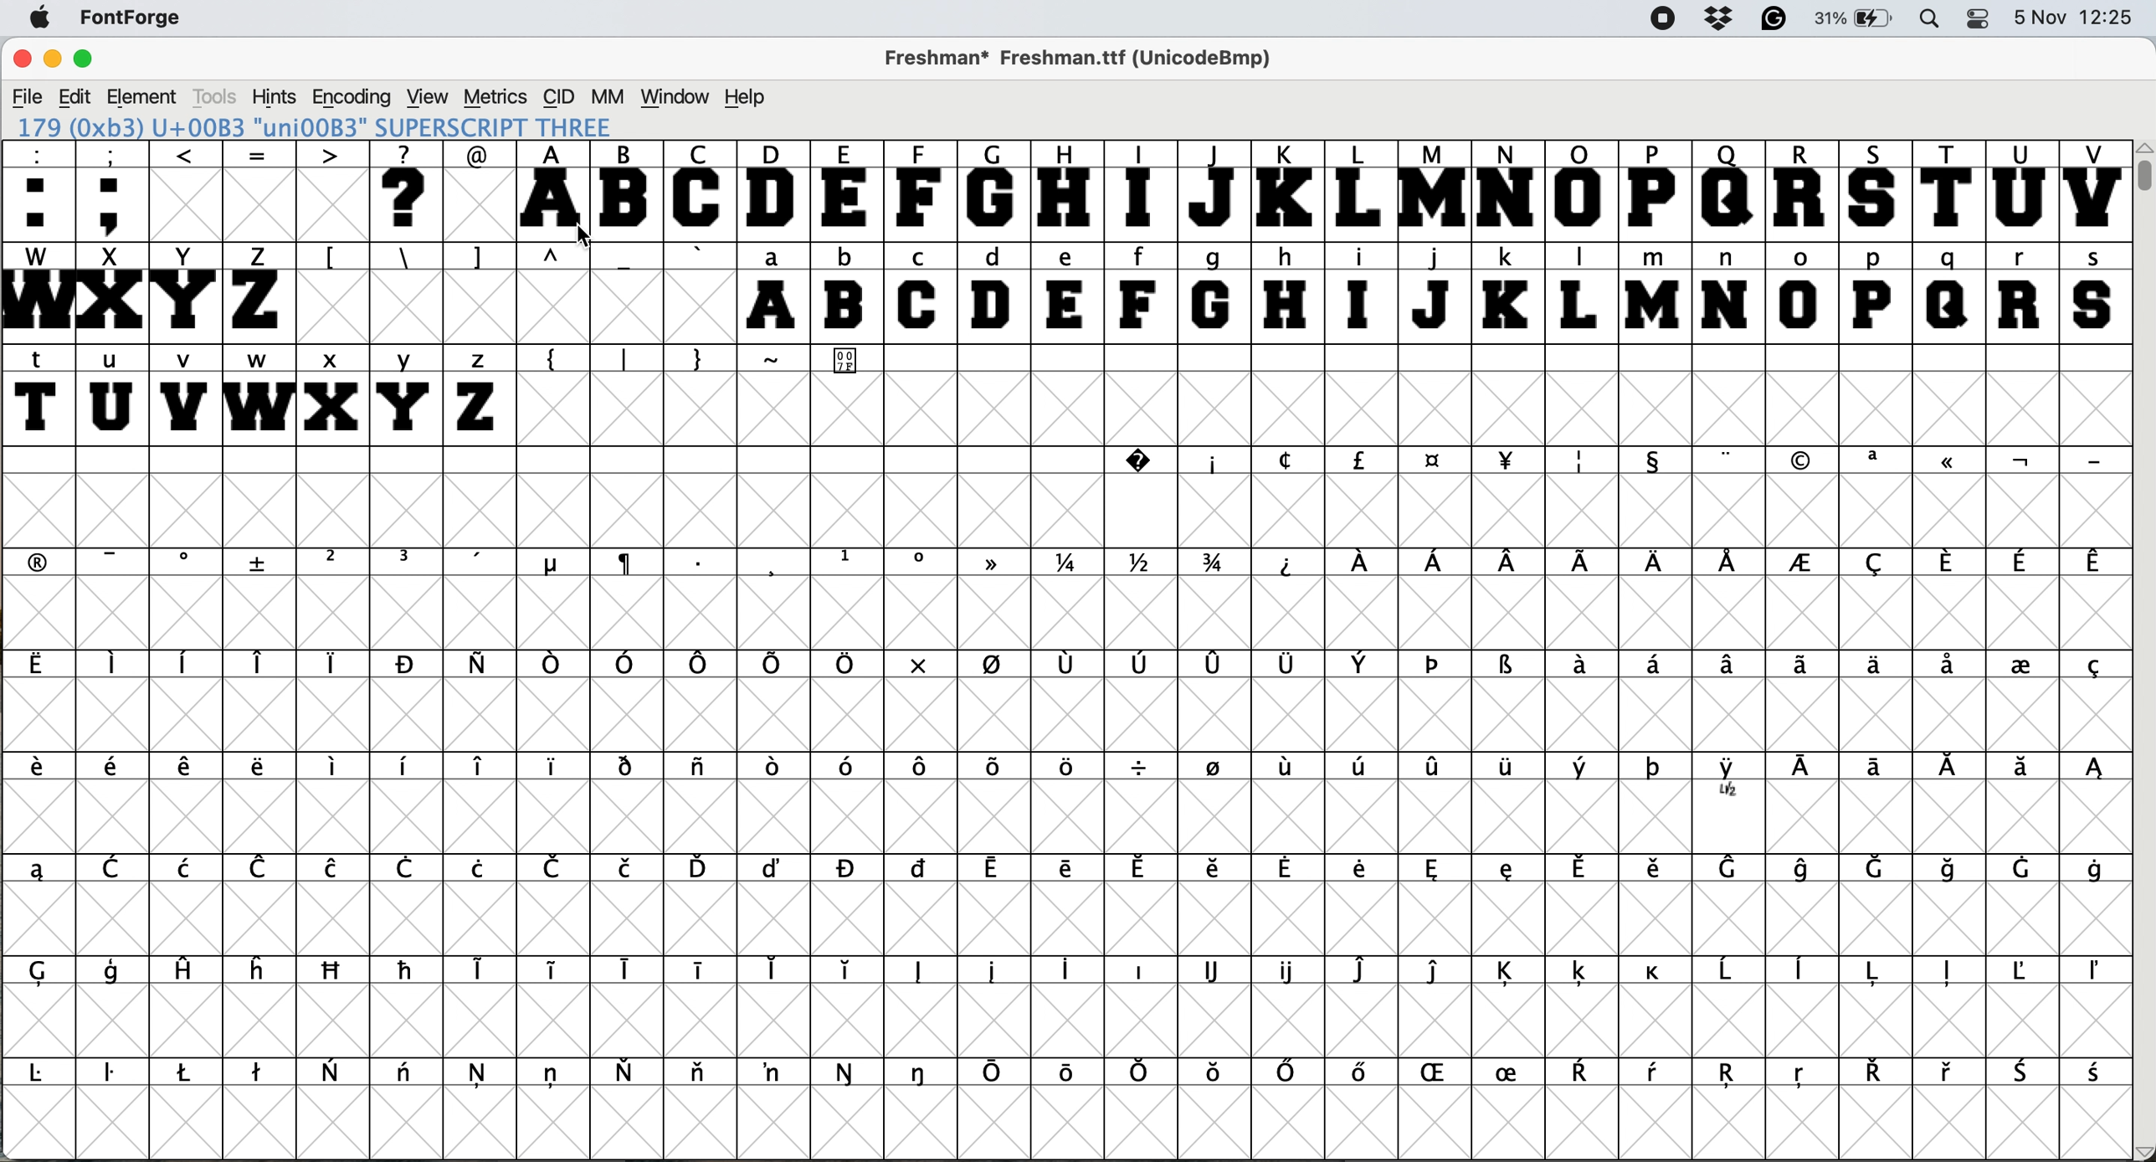 This screenshot has height=1162, width=2156. I want to click on symbol, so click(114, 1077).